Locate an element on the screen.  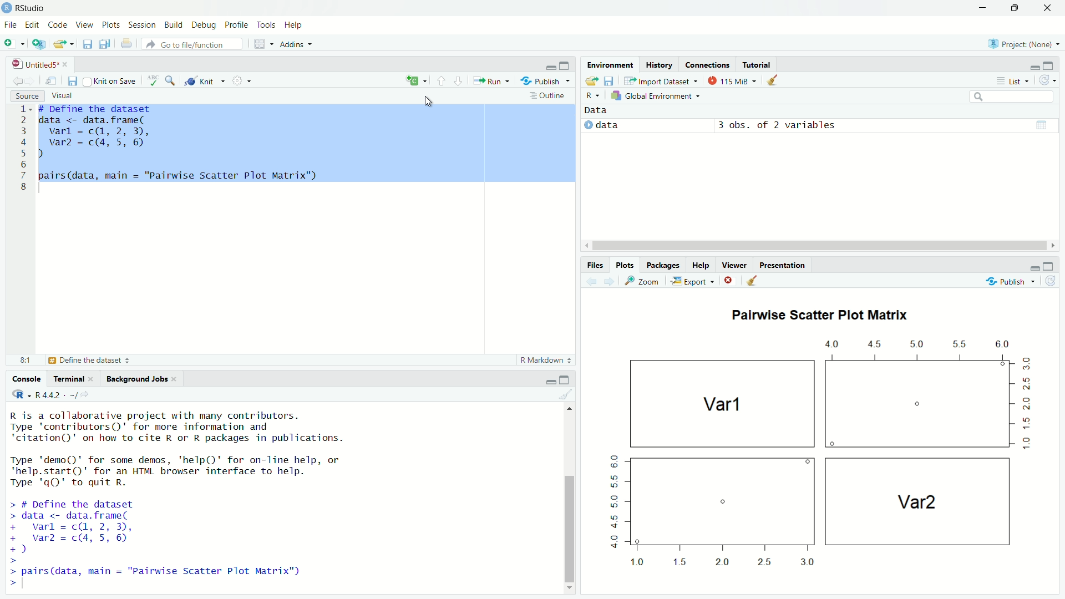
Background Jobs is located at coordinates (139, 379).